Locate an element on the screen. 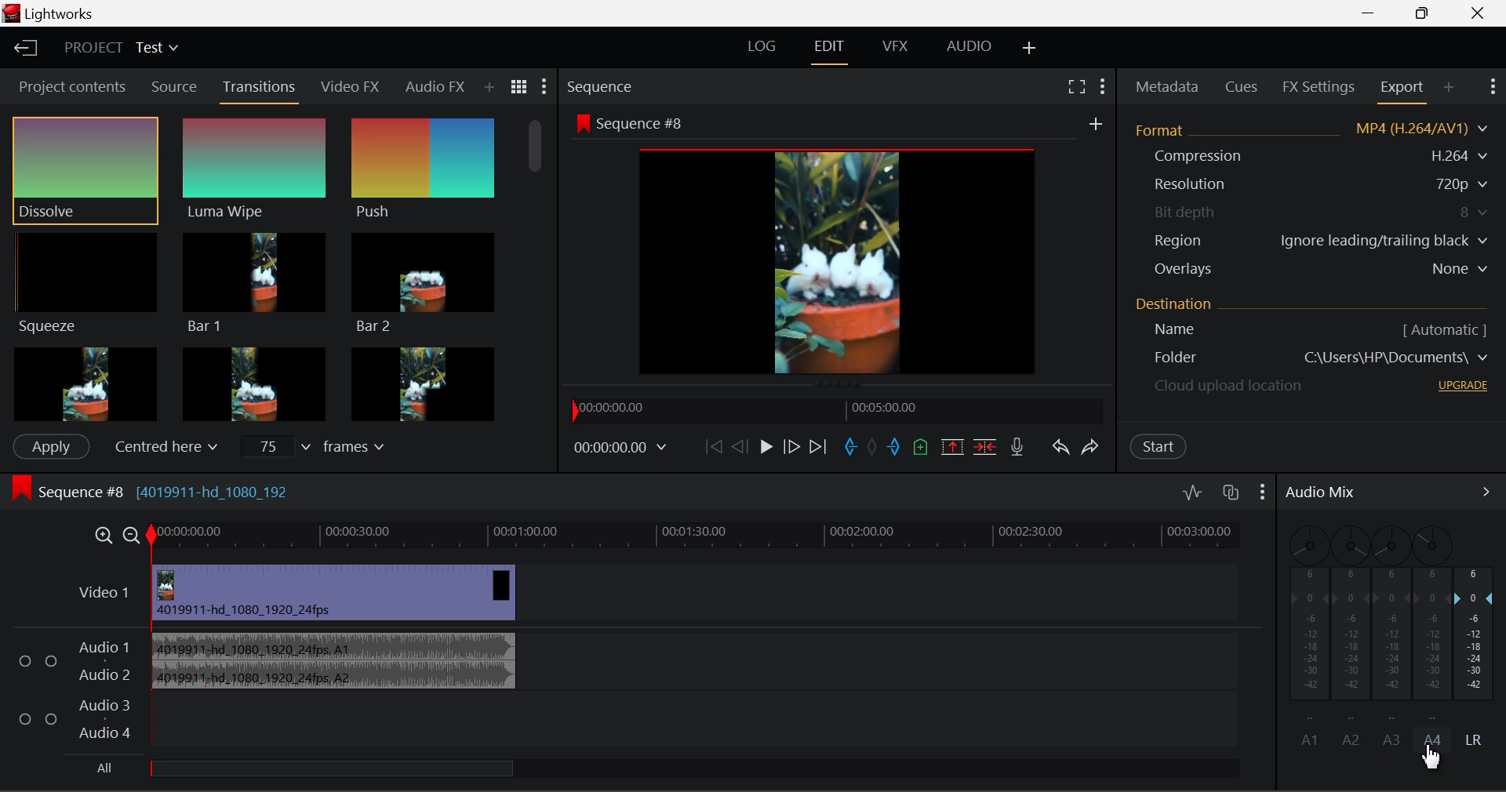 The height and width of the screenshot is (792, 1506). Sequence is located at coordinates (607, 85).